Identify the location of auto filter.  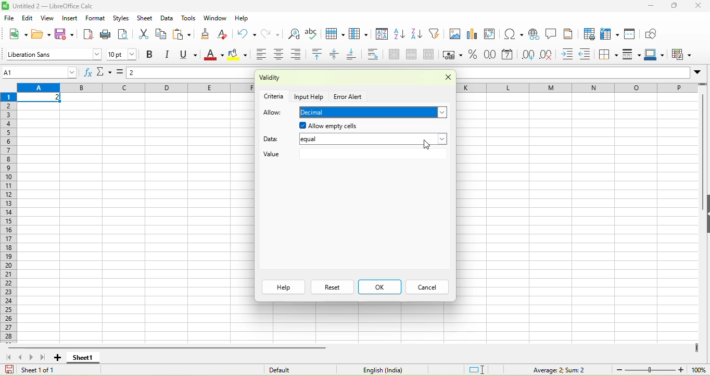
(436, 33).